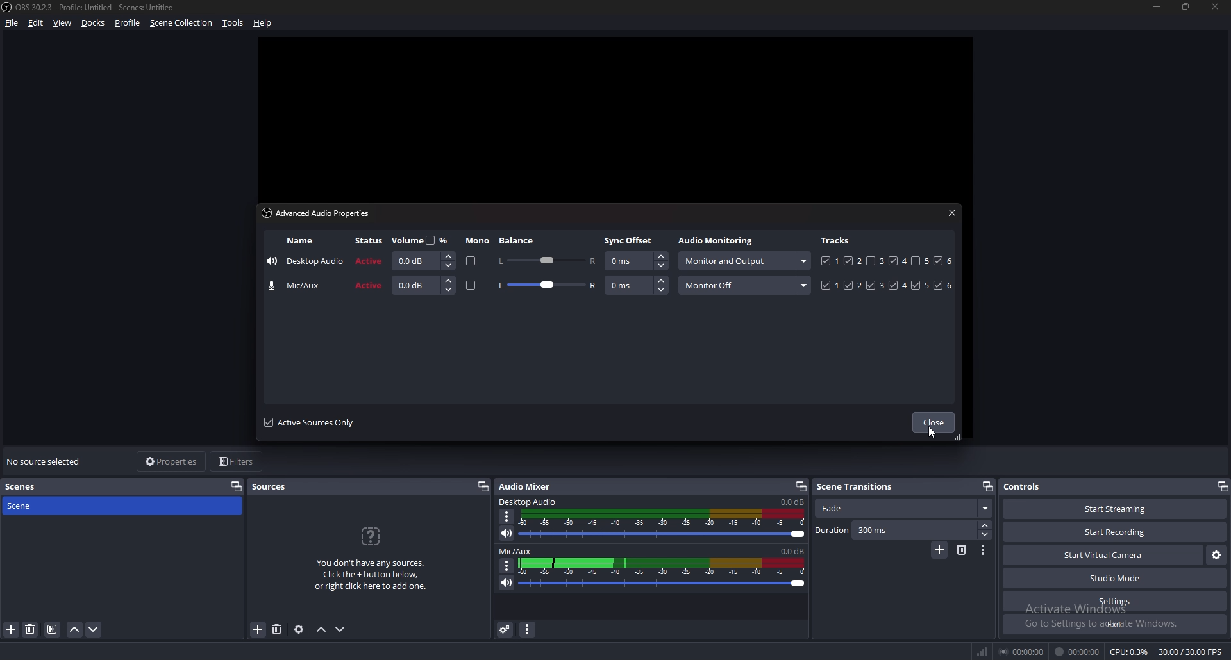  Describe the element at coordinates (52, 630) in the screenshot. I see `filter` at that location.